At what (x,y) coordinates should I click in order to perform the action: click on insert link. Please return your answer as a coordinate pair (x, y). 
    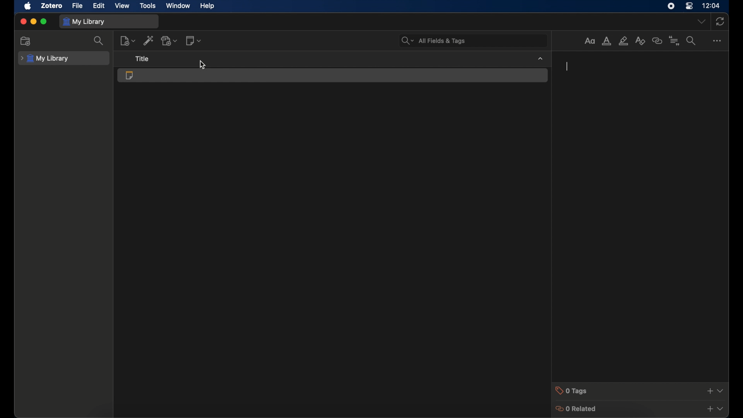
    Looking at the image, I should click on (657, 41).